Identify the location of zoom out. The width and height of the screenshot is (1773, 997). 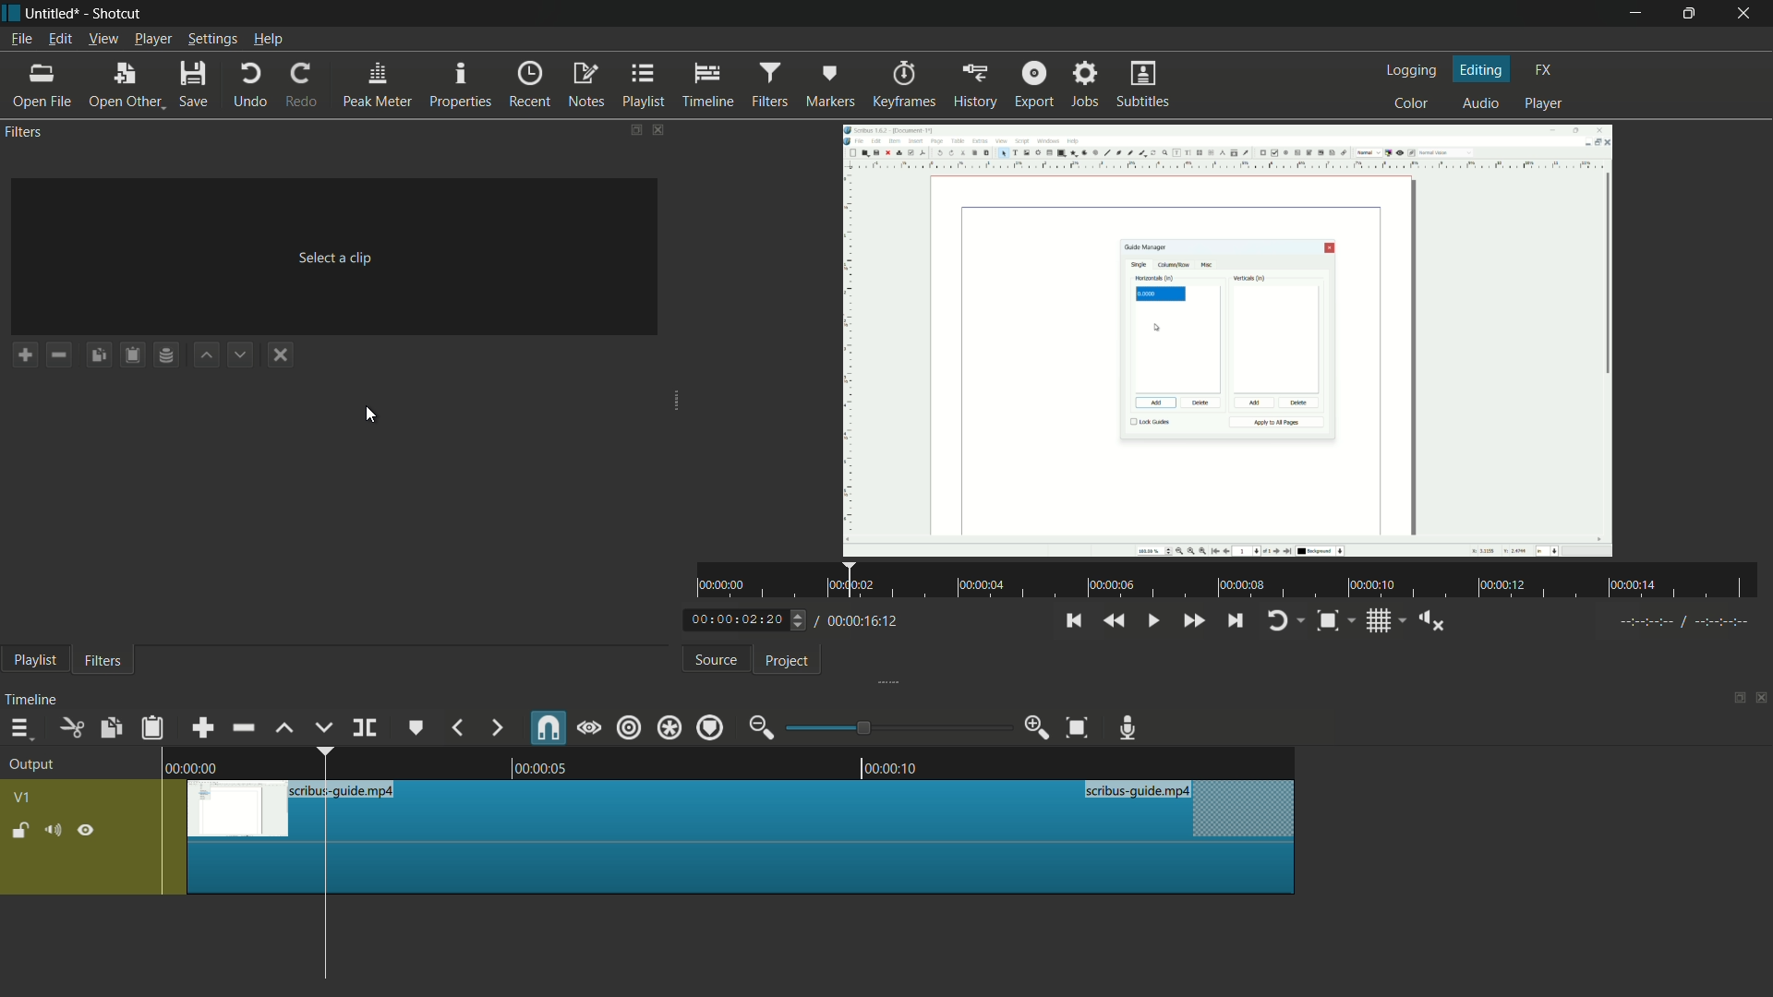
(760, 727).